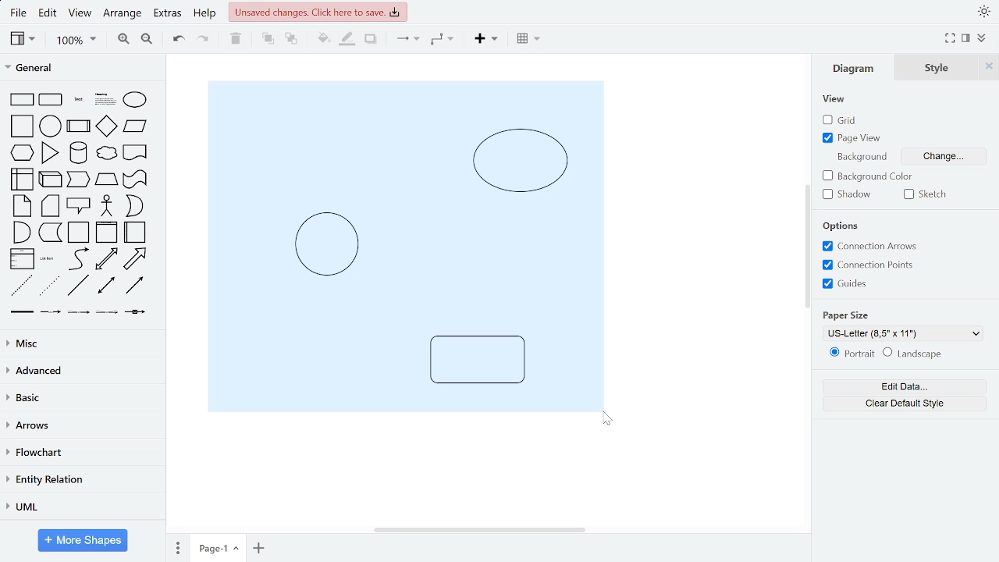  I want to click on fill line, so click(348, 40).